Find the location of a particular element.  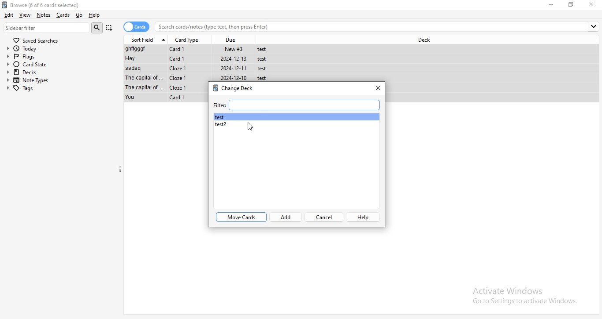

card state is located at coordinates (59, 65).